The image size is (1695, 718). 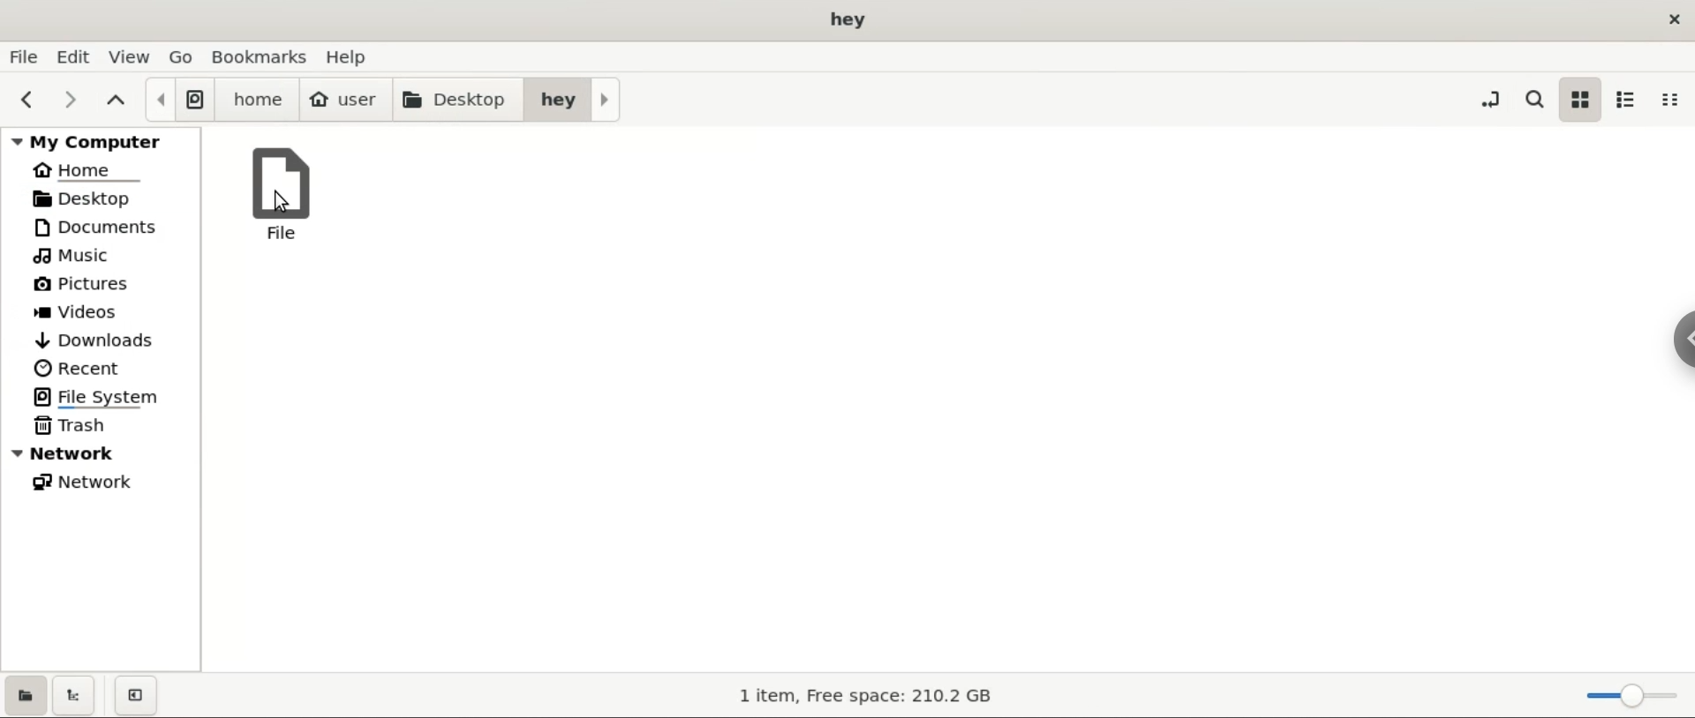 What do you see at coordinates (286, 200) in the screenshot?
I see `cursor` at bounding box center [286, 200].